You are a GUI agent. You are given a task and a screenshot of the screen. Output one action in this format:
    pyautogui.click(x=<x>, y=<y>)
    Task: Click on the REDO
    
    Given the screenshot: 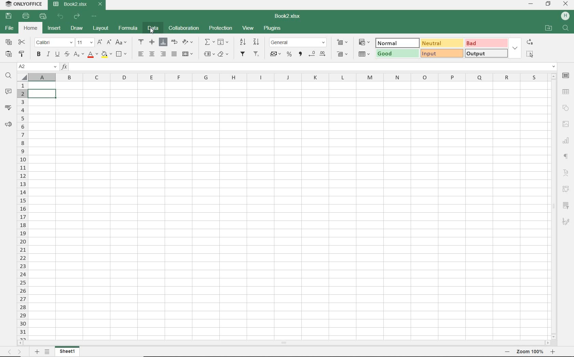 What is the action you would take?
    pyautogui.click(x=77, y=17)
    